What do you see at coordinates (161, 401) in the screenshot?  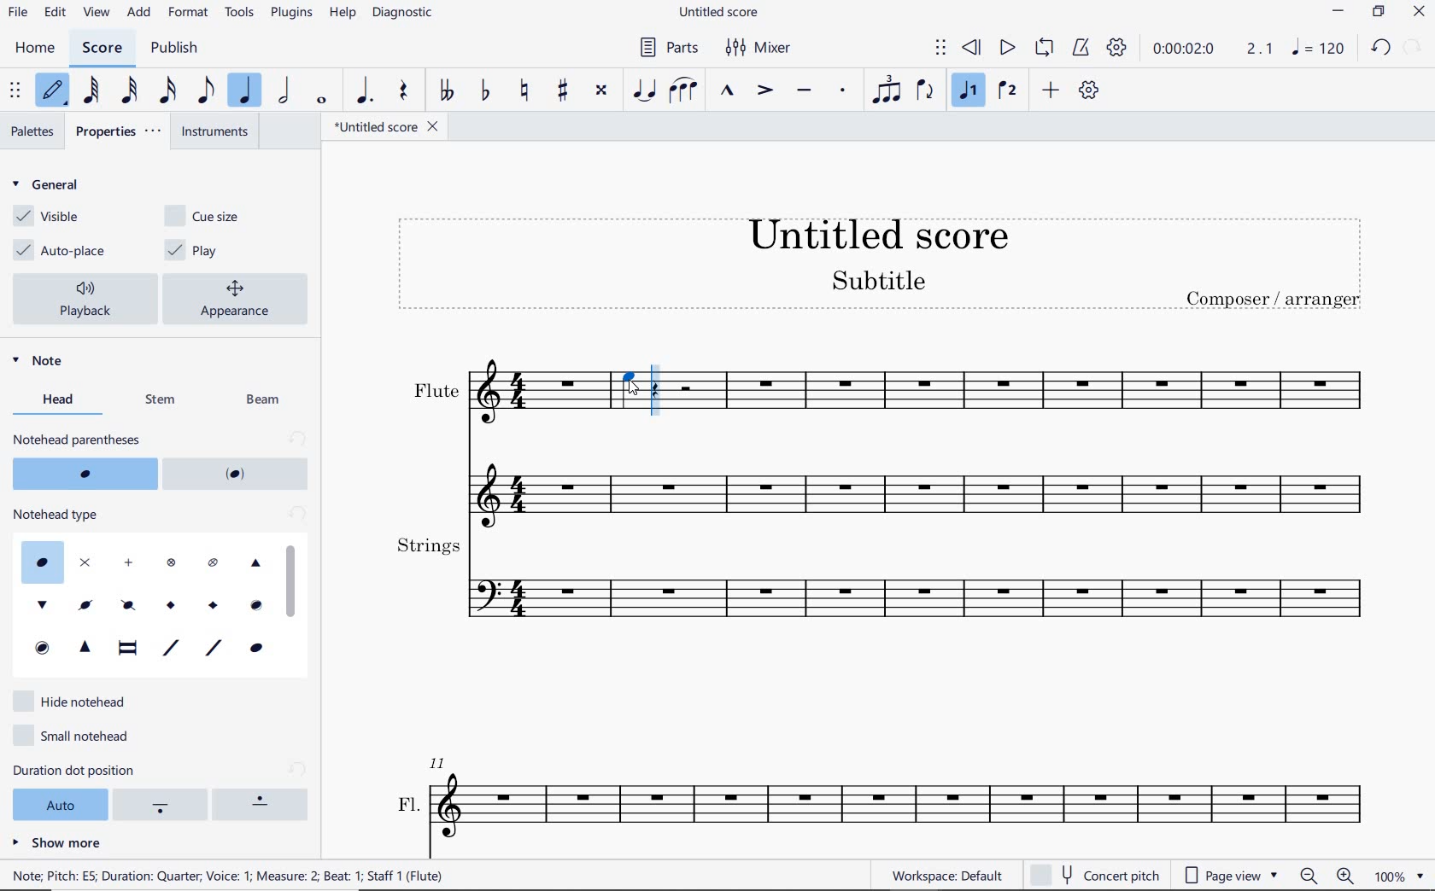 I see `STEM` at bounding box center [161, 401].